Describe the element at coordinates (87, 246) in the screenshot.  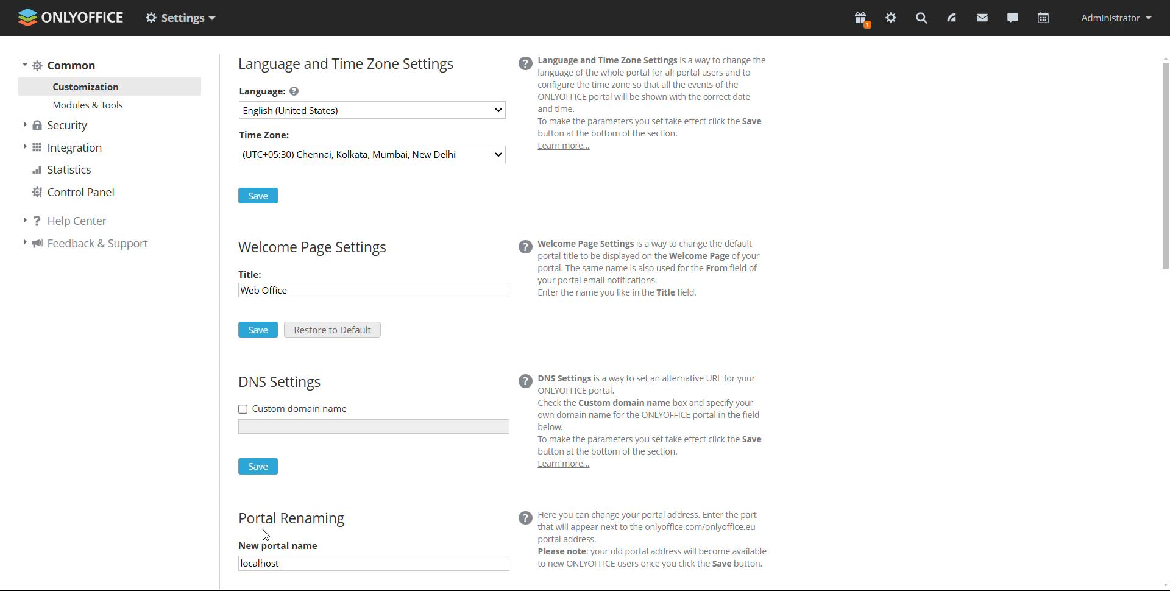
I see `feedback support` at that location.